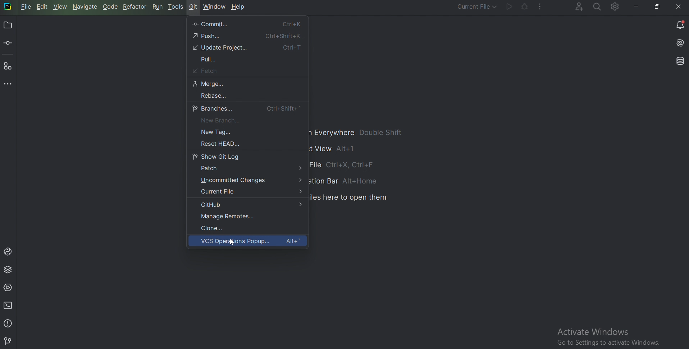 This screenshot has width=689, height=349. I want to click on Pull, so click(210, 59).